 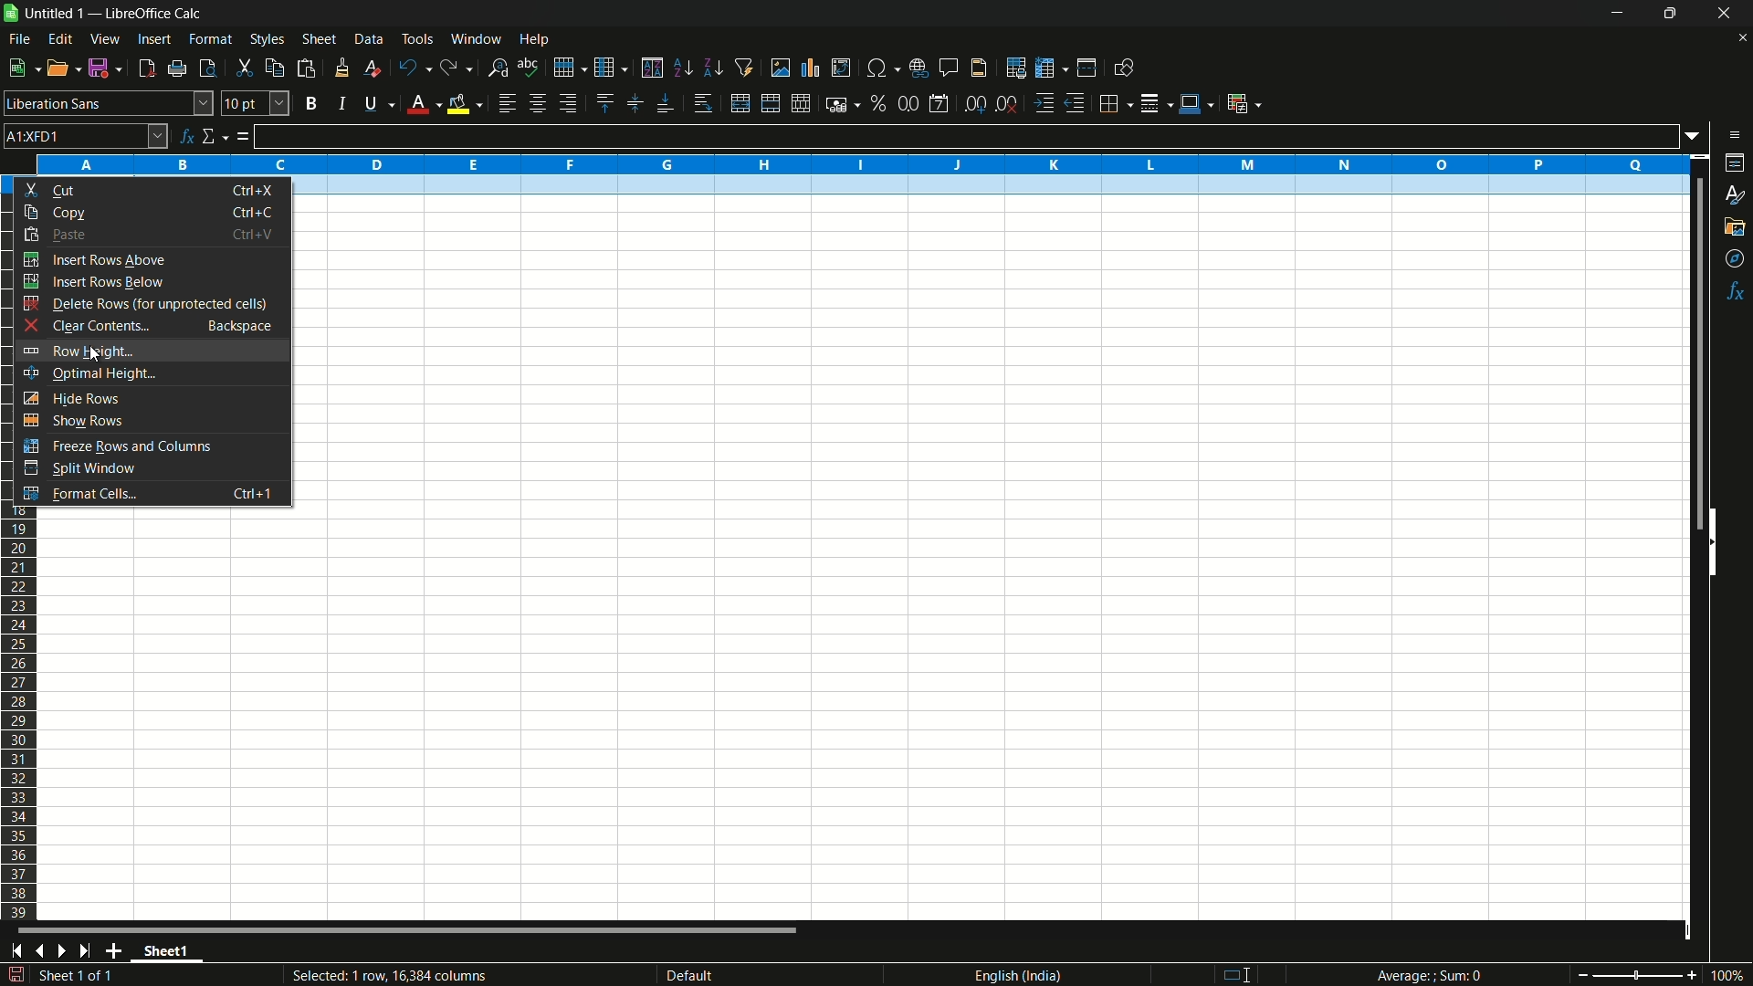 I want to click on sidebar settings, so click(x=1734, y=135).